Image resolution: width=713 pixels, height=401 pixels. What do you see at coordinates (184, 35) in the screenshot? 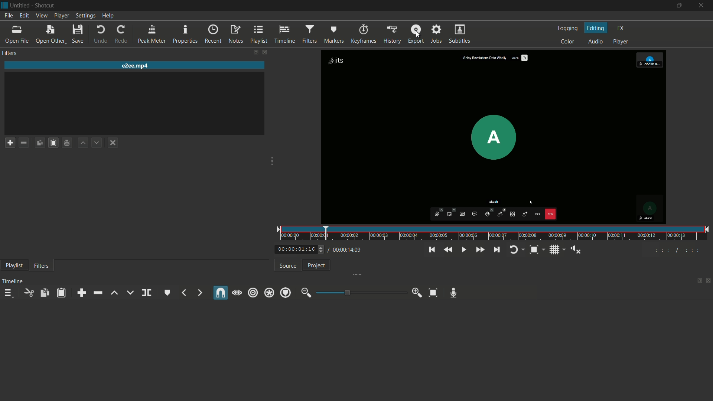
I see `properties` at bounding box center [184, 35].